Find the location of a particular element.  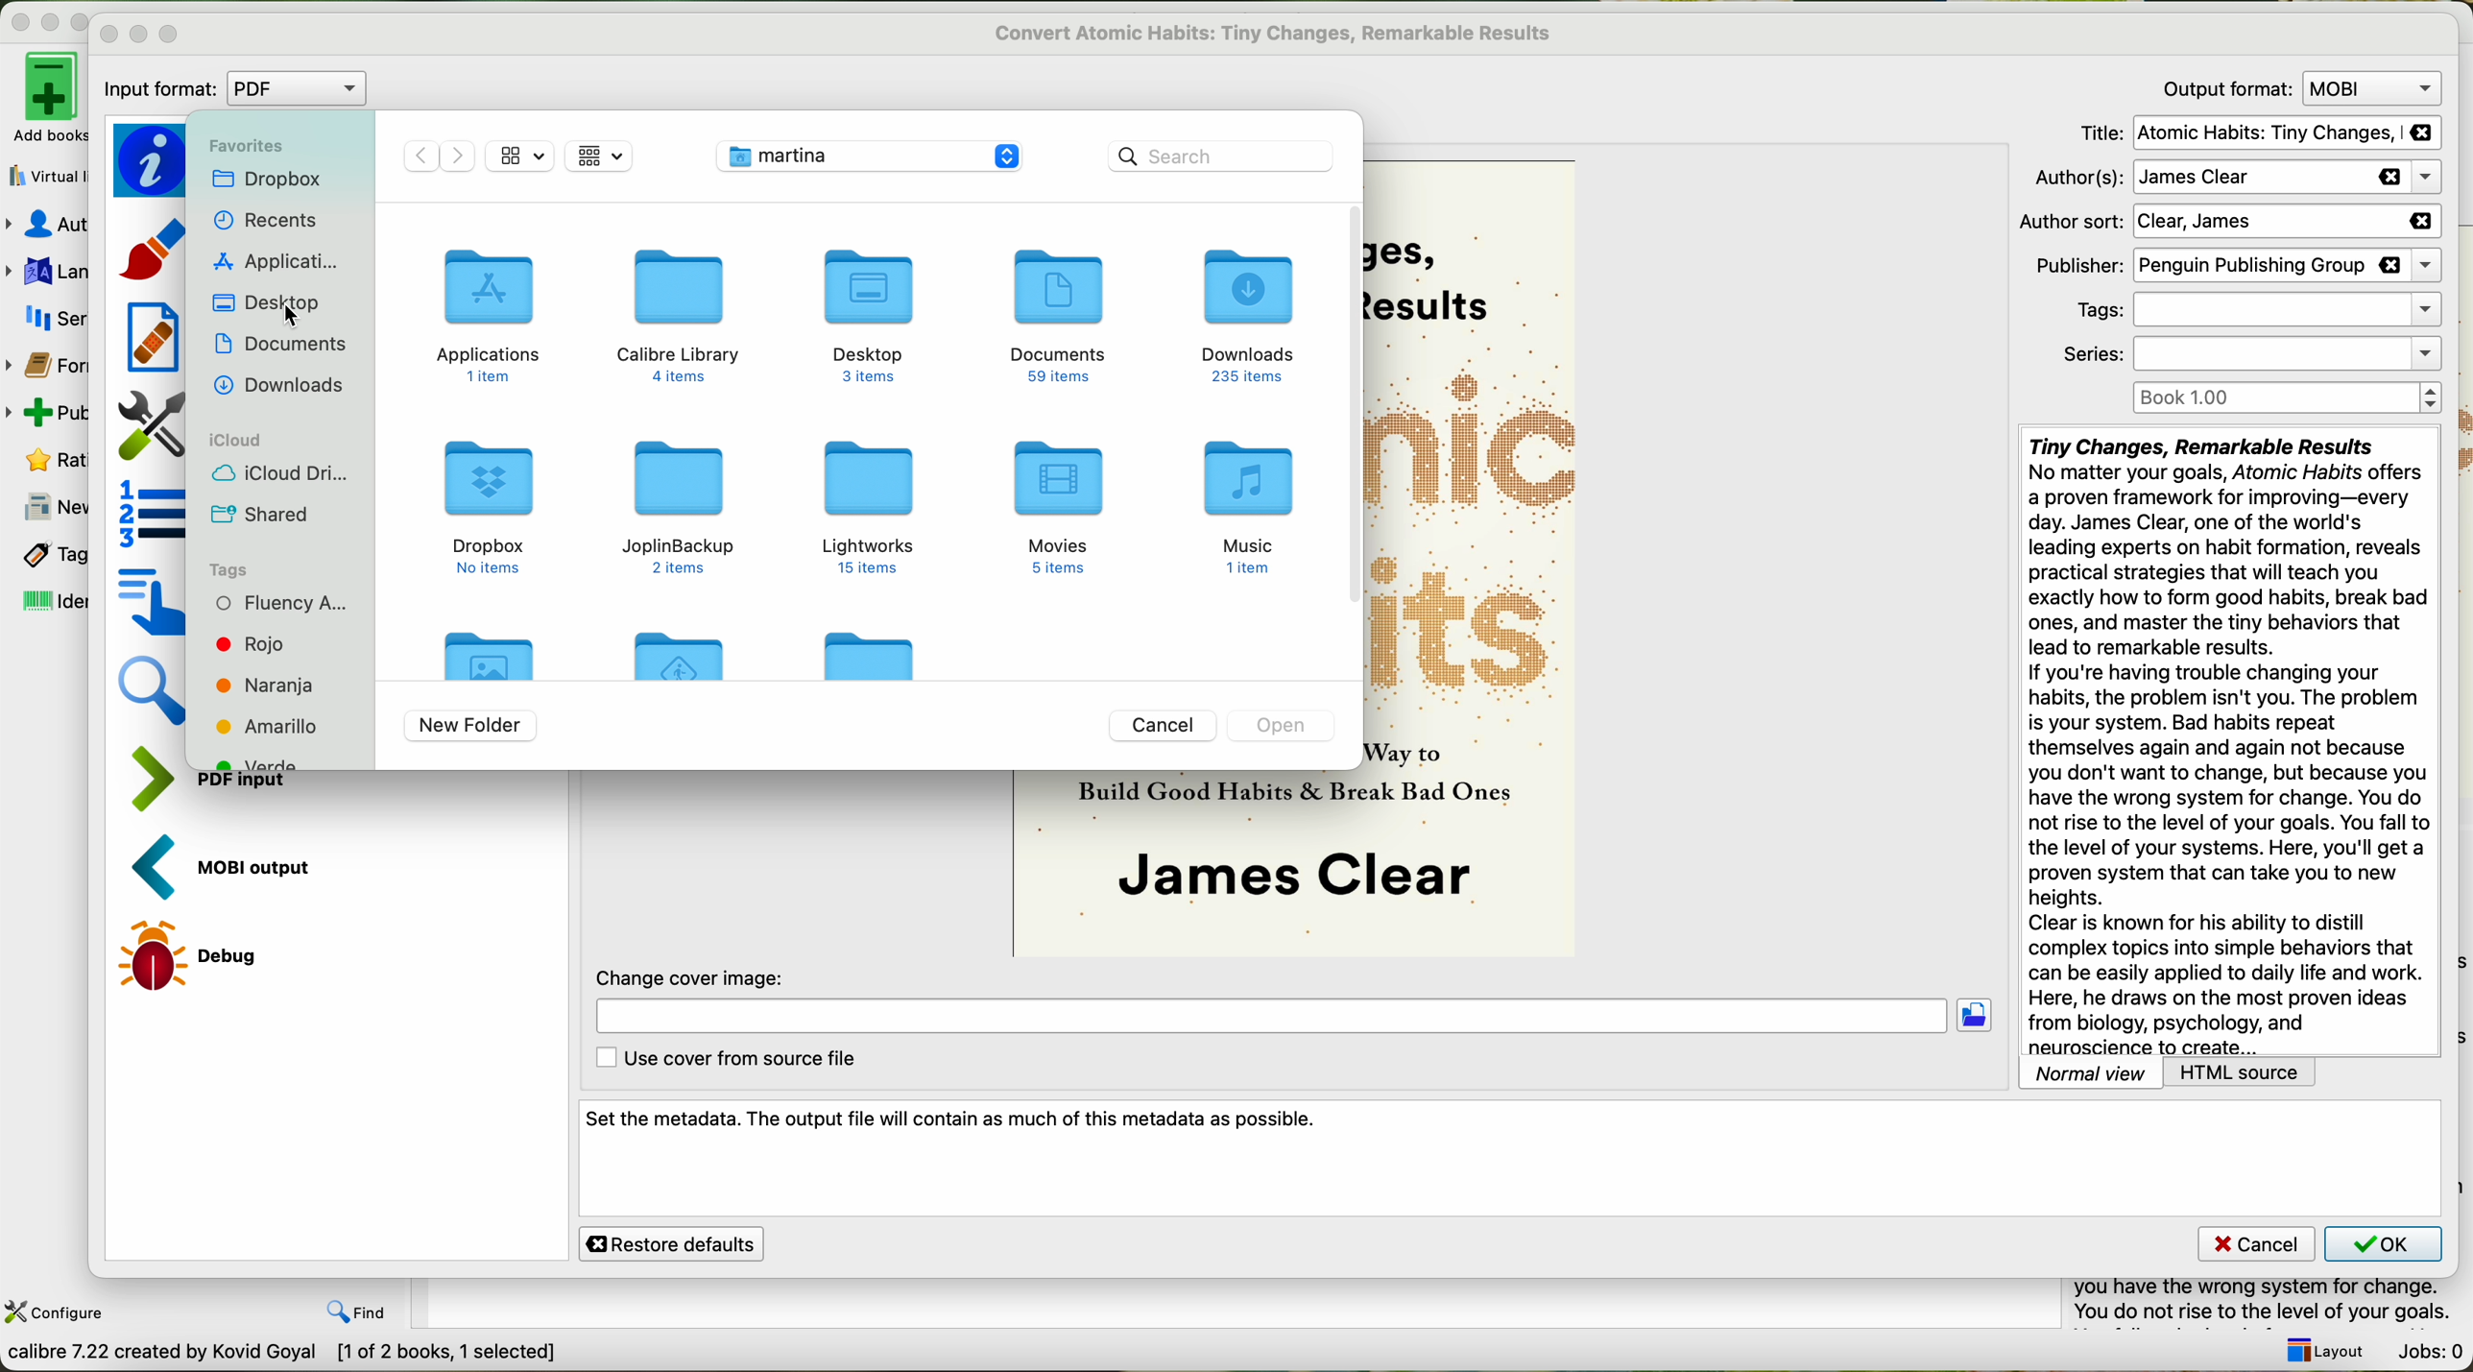

MOBI output is located at coordinates (233, 868).